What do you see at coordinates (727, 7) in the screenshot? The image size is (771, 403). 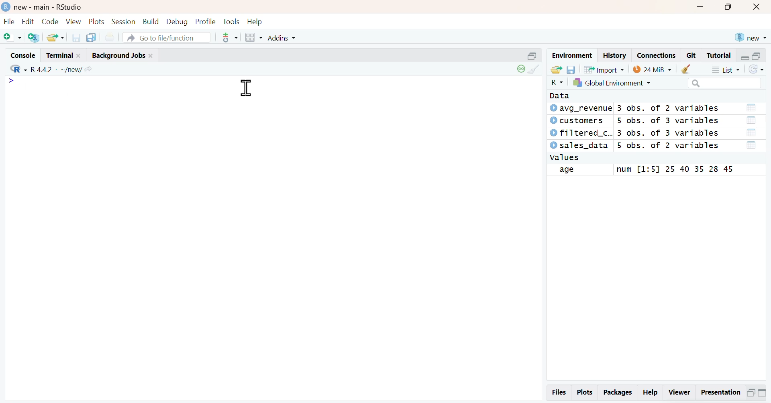 I see `maximize` at bounding box center [727, 7].